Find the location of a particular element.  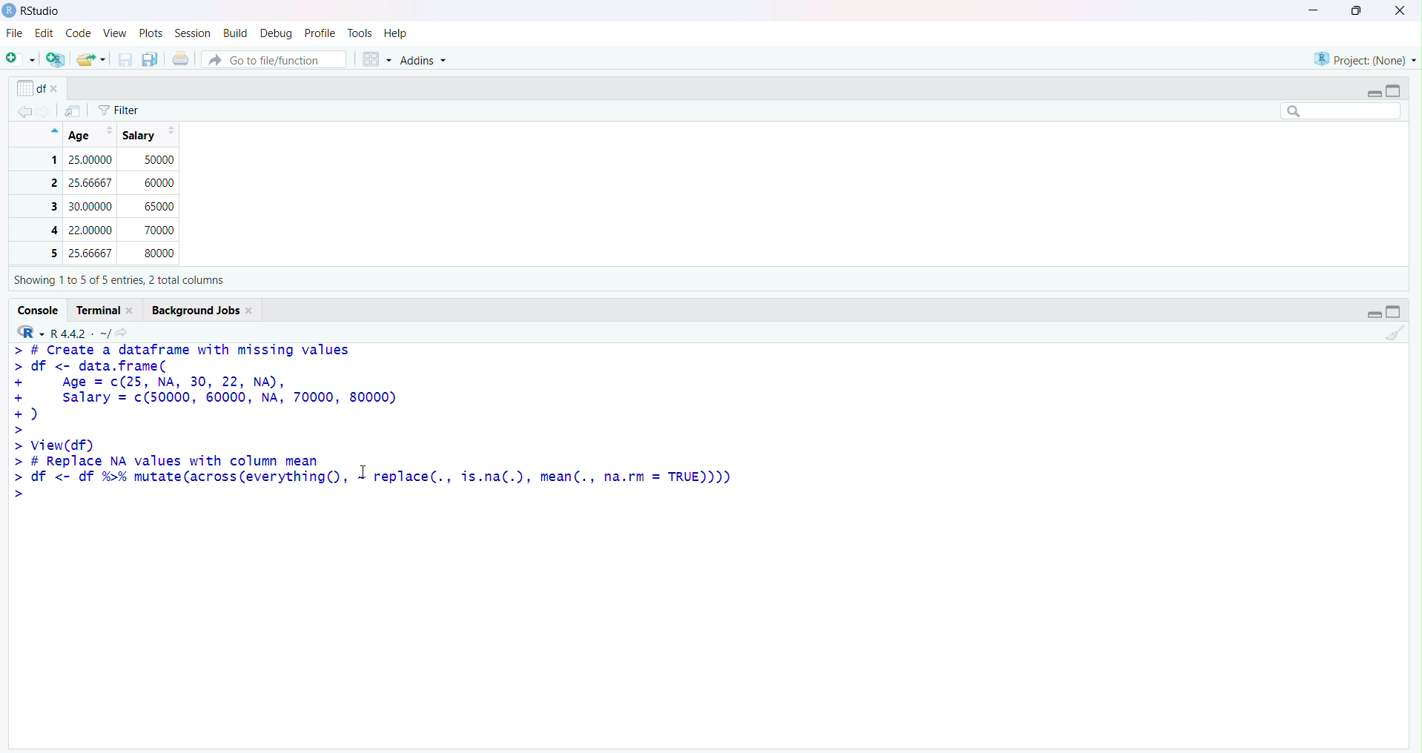

Maximize is located at coordinates (1359, 11).